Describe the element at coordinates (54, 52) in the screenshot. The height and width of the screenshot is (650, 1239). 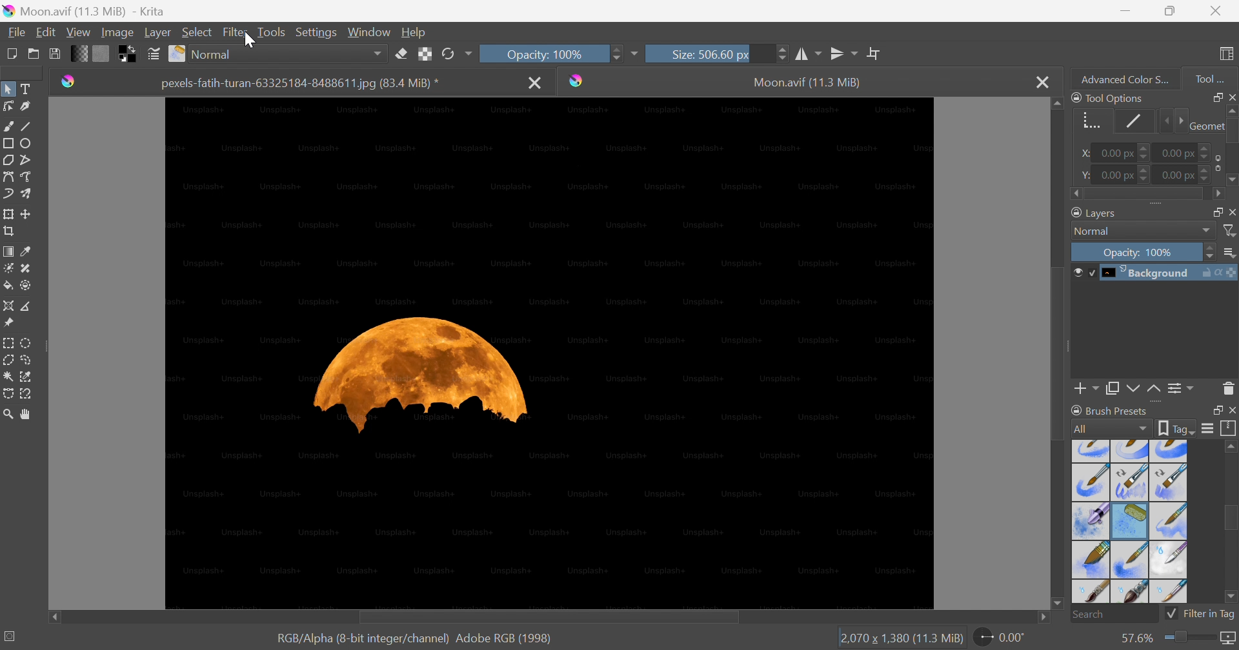
I see `Save` at that location.